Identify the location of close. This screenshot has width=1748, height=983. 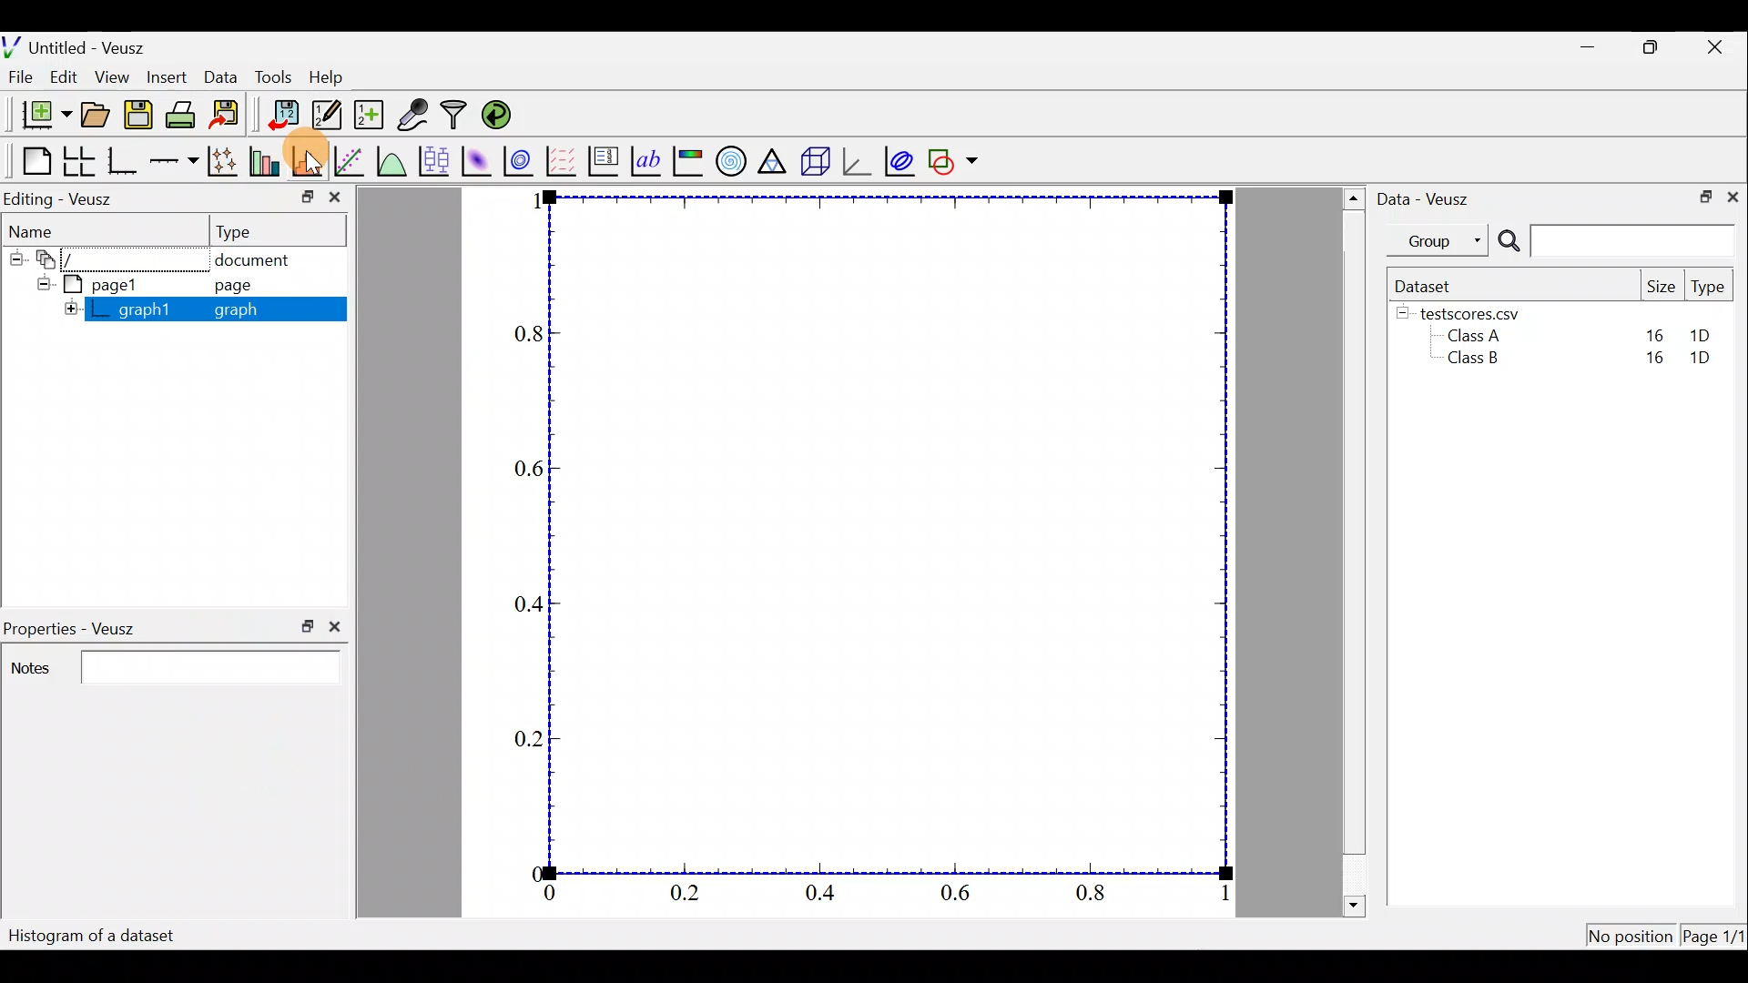
(334, 198).